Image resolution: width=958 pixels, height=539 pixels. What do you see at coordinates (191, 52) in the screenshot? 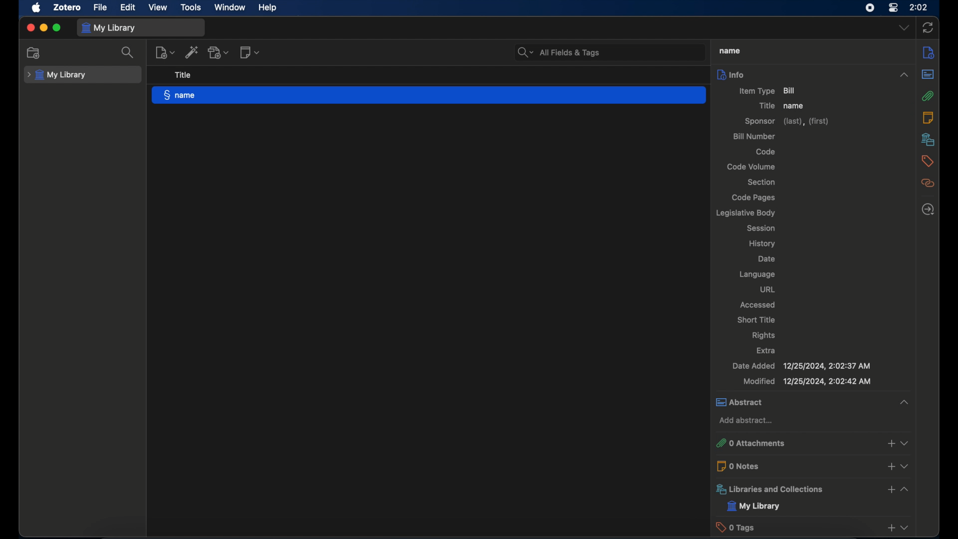
I see `add item by identifier` at bounding box center [191, 52].